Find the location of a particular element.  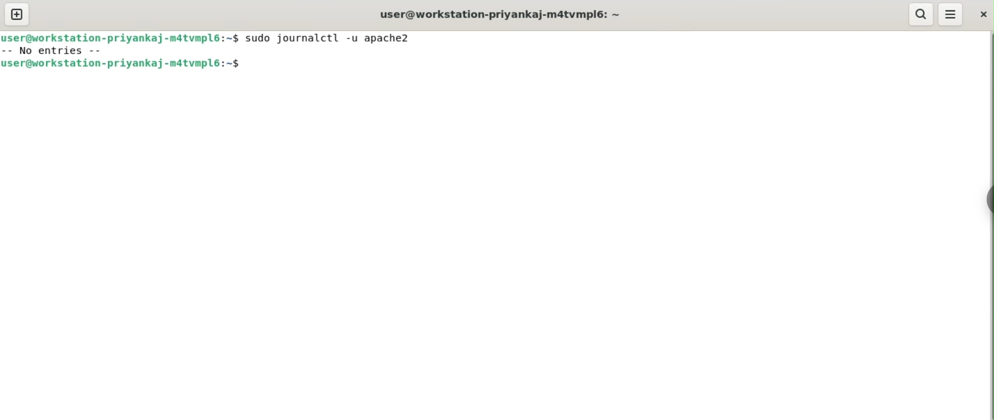

Toggle Button is located at coordinates (988, 200).